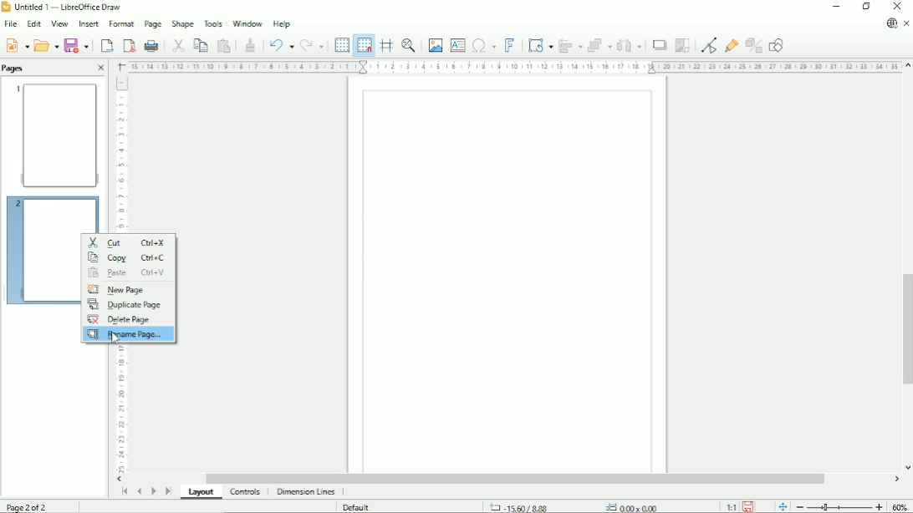 The width and height of the screenshot is (913, 513). I want to click on Copy, so click(125, 258).